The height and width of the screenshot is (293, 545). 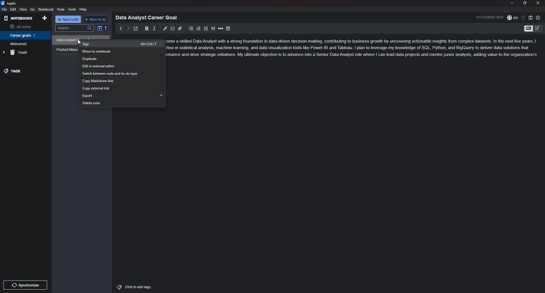 What do you see at coordinates (33, 9) in the screenshot?
I see `go` at bounding box center [33, 9].